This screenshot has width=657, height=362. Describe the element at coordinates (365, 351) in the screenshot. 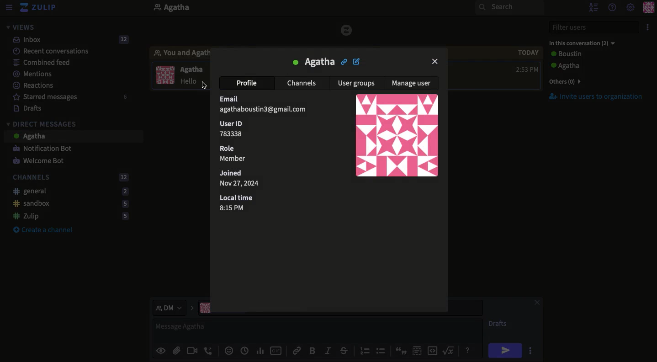

I see `Number bullet` at that location.